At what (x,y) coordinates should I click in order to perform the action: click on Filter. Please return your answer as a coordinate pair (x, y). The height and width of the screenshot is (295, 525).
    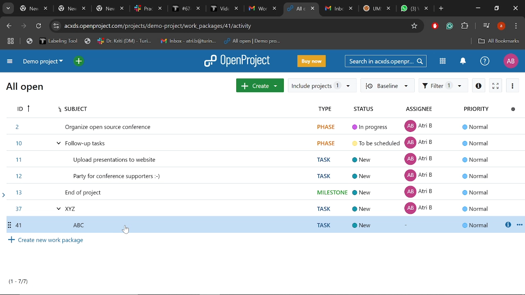
    Looking at the image, I should click on (443, 85).